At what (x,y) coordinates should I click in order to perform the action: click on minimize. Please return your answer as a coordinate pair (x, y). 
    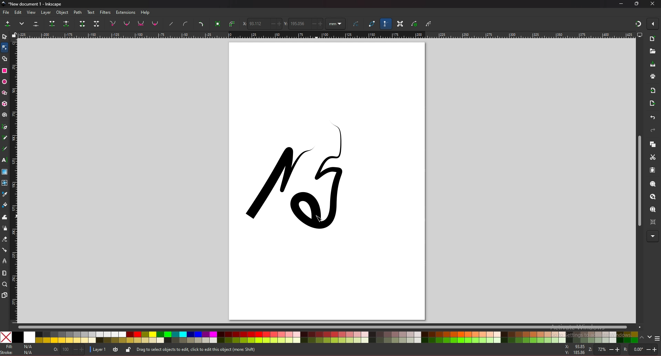
    Looking at the image, I should click on (621, 4).